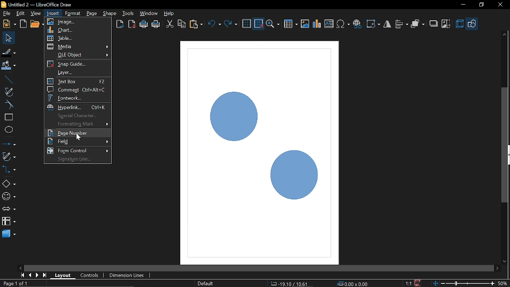  I want to click on Zoom, so click(274, 24).